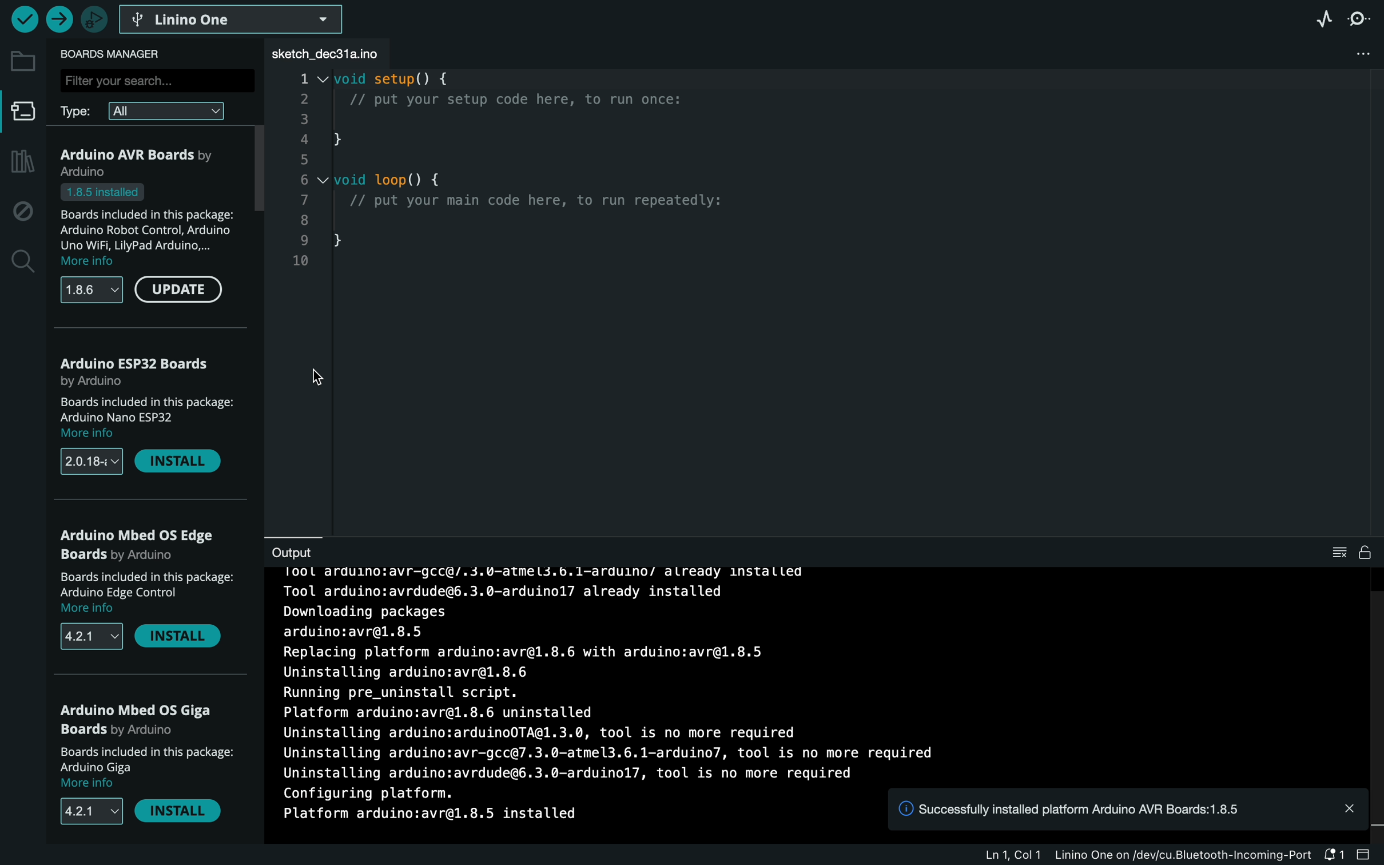 The image size is (1384, 865). What do you see at coordinates (90, 636) in the screenshot?
I see `versions` at bounding box center [90, 636].